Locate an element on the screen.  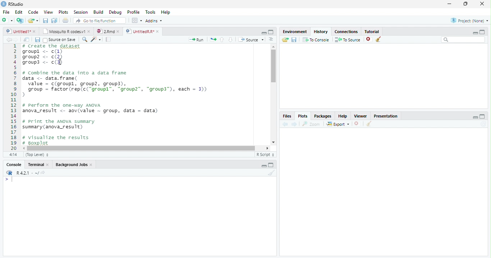
Delete is located at coordinates (357, 124).